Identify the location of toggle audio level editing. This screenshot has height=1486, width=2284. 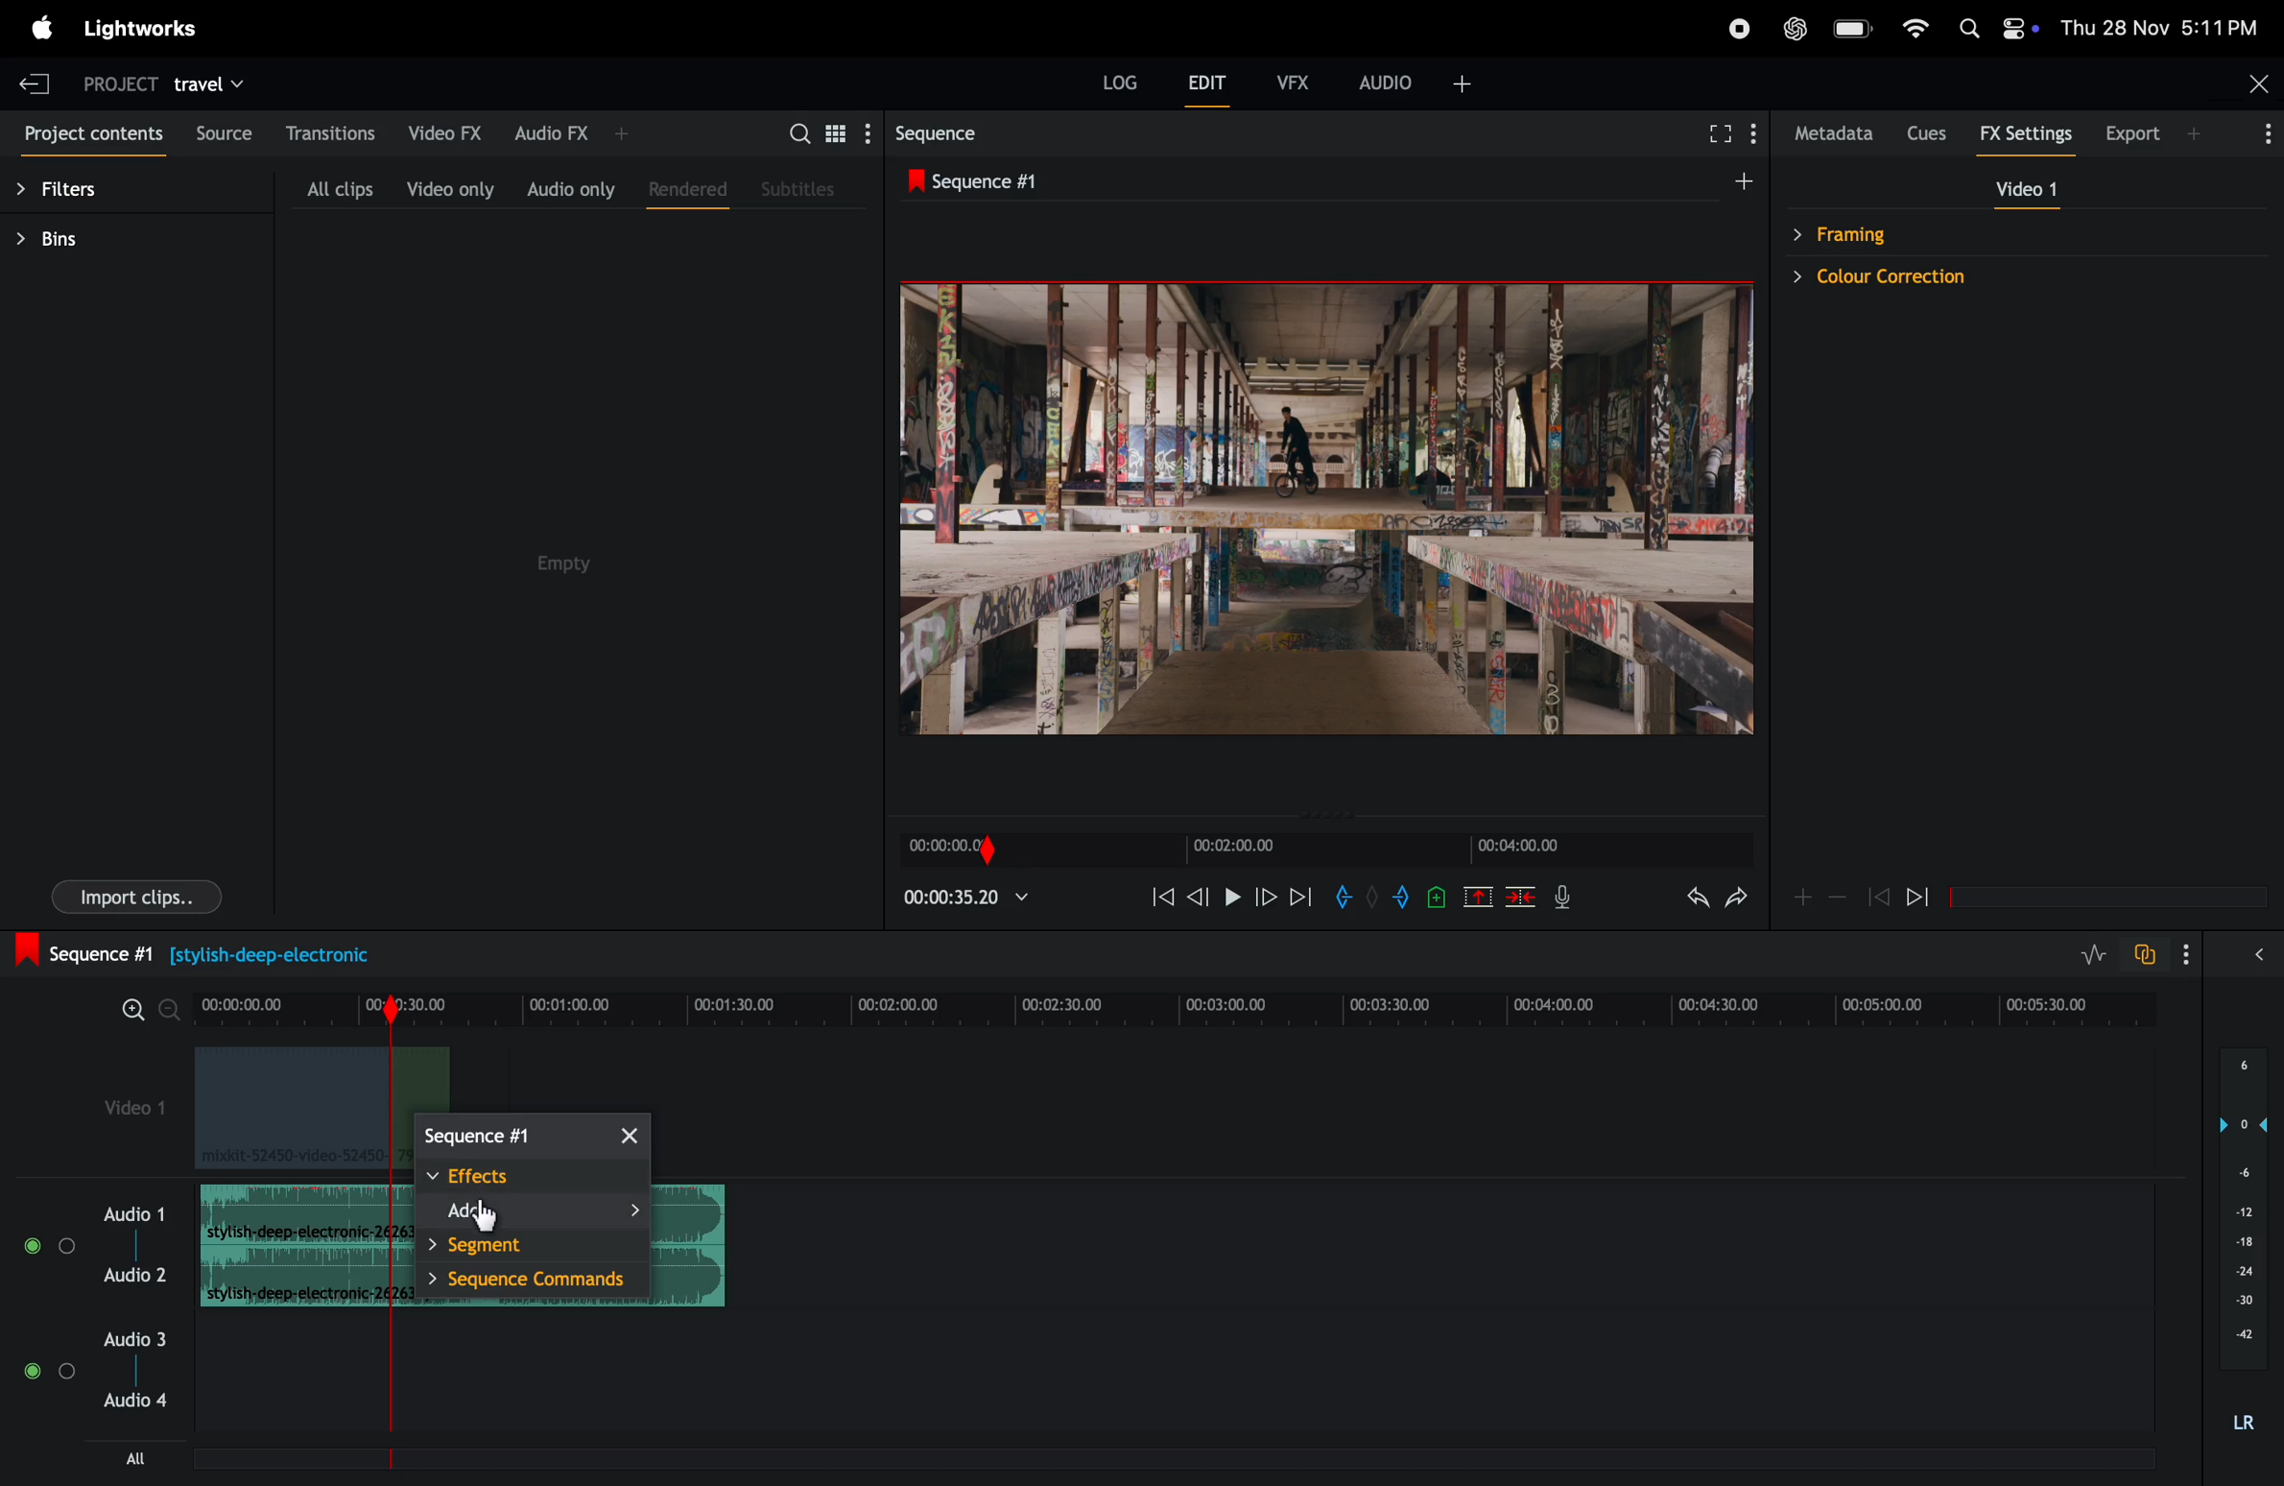
(2084, 953).